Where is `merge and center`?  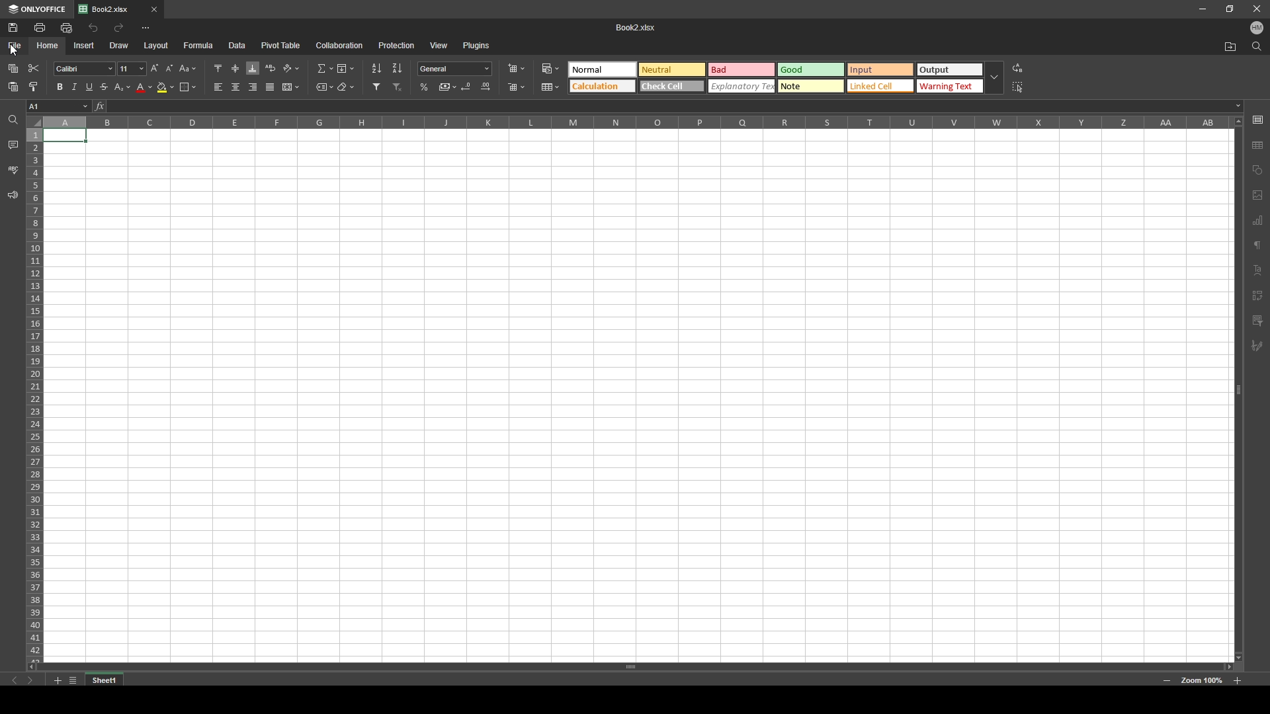
merge and center is located at coordinates (291, 87).